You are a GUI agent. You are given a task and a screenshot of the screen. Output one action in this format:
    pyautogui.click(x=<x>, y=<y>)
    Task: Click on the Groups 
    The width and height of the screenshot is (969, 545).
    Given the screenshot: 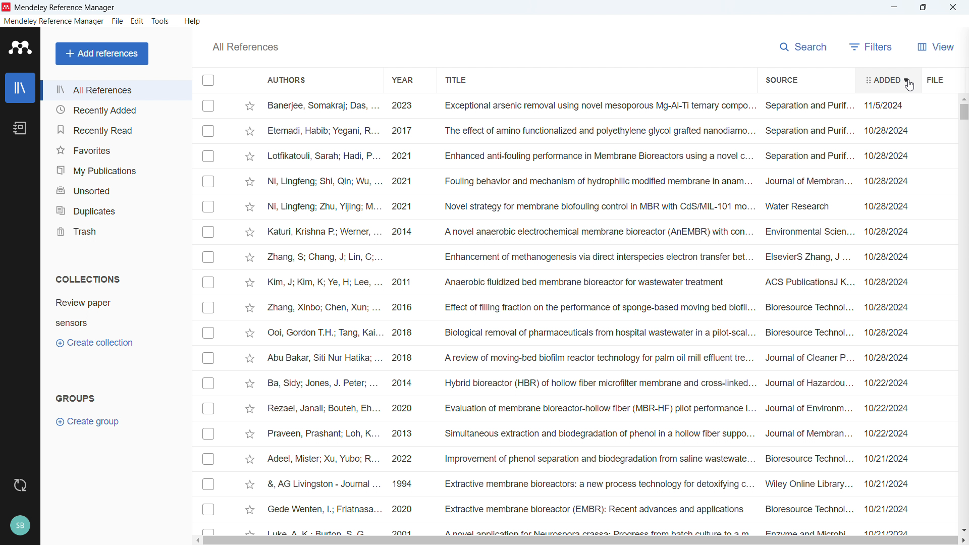 What is the action you would take?
    pyautogui.click(x=74, y=398)
    